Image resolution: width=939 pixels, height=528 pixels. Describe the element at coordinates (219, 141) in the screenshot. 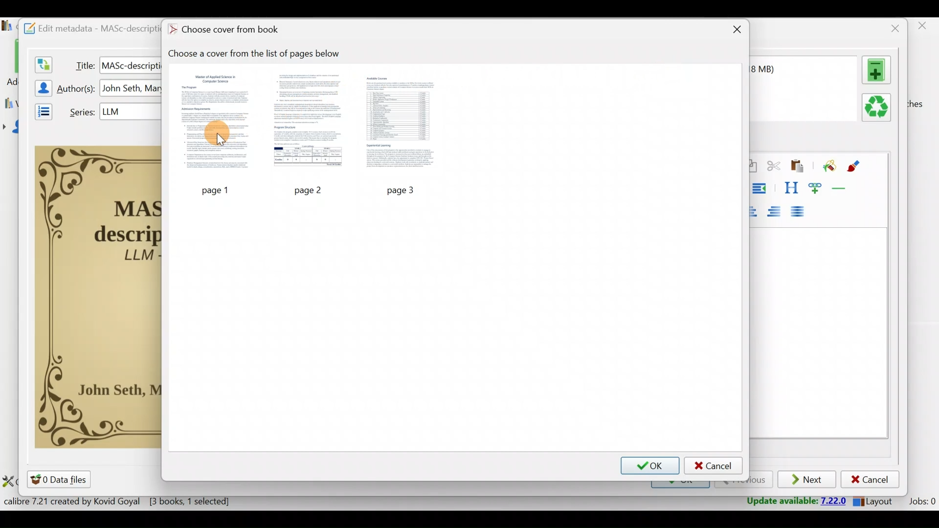

I see `cursor` at that location.